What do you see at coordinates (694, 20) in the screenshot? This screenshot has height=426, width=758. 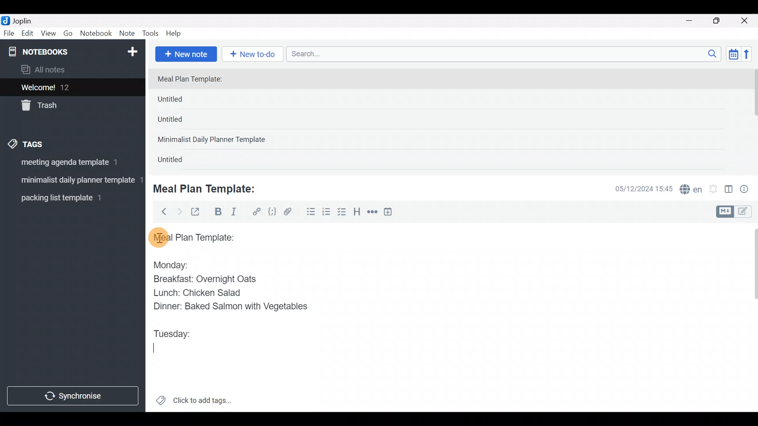 I see `Minimize` at bounding box center [694, 20].